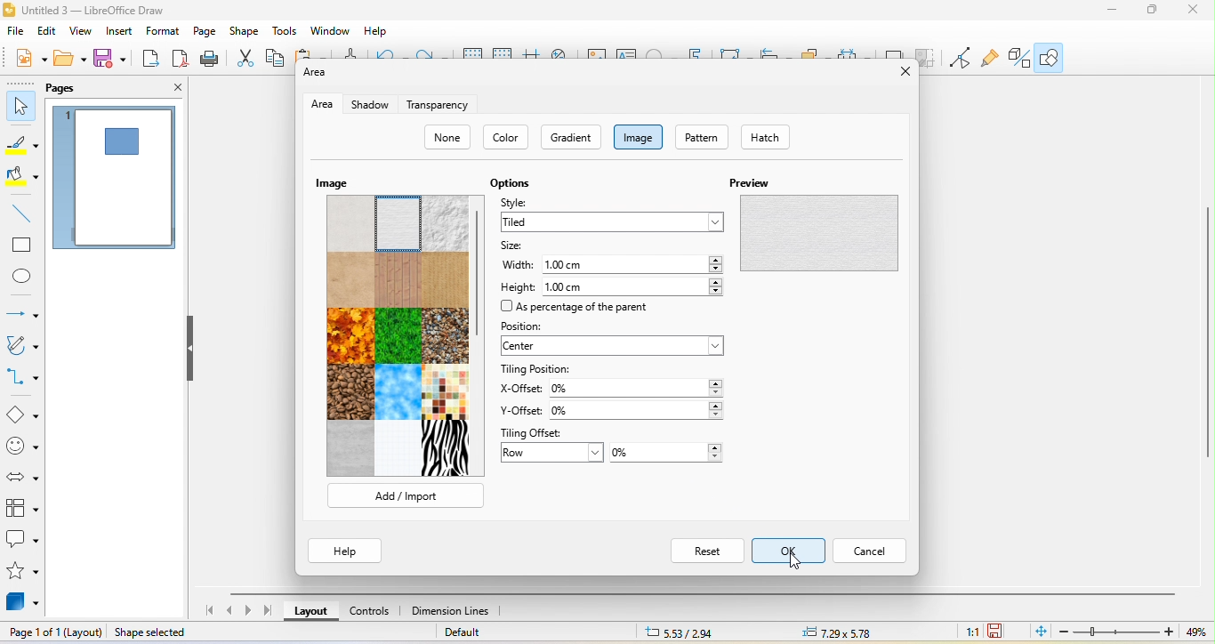 The width and height of the screenshot is (1215, 644). I want to click on 5.33/2.94, so click(679, 632).